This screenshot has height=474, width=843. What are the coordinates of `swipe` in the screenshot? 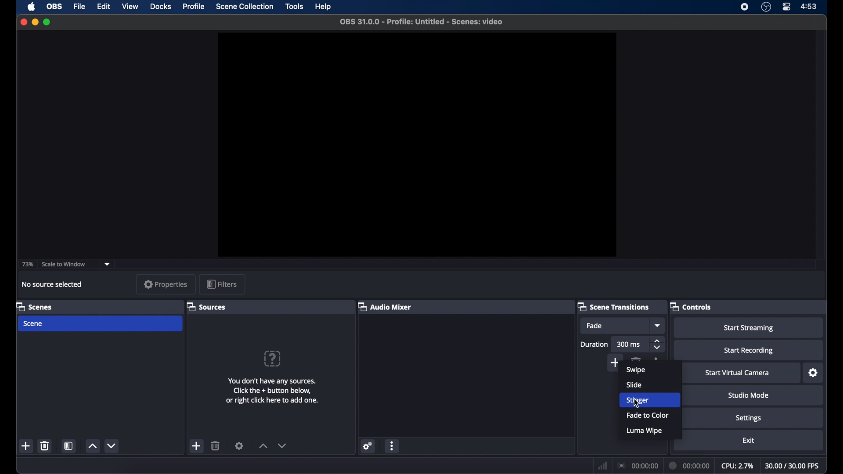 It's located at (636, 370).